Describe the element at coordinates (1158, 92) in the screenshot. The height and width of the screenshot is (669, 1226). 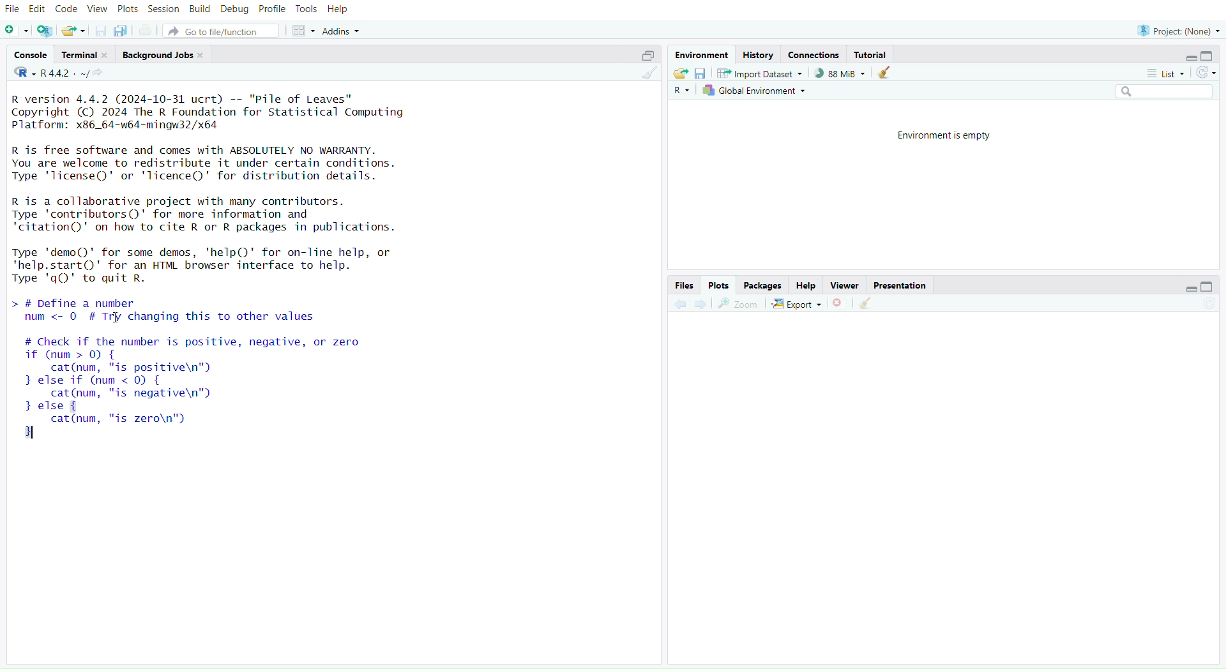
I see `search` at that location.